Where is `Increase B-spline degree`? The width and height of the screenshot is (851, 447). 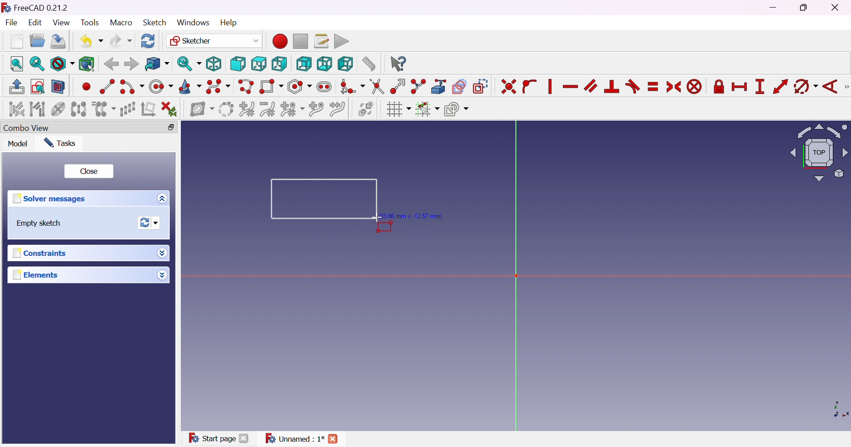 Increase B-spline degree is located at coordinates (247, 108).